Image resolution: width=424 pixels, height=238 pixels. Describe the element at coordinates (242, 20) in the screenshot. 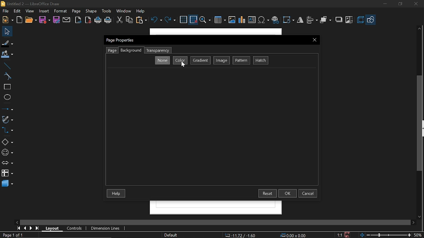

I see `Insert chart` at that location.